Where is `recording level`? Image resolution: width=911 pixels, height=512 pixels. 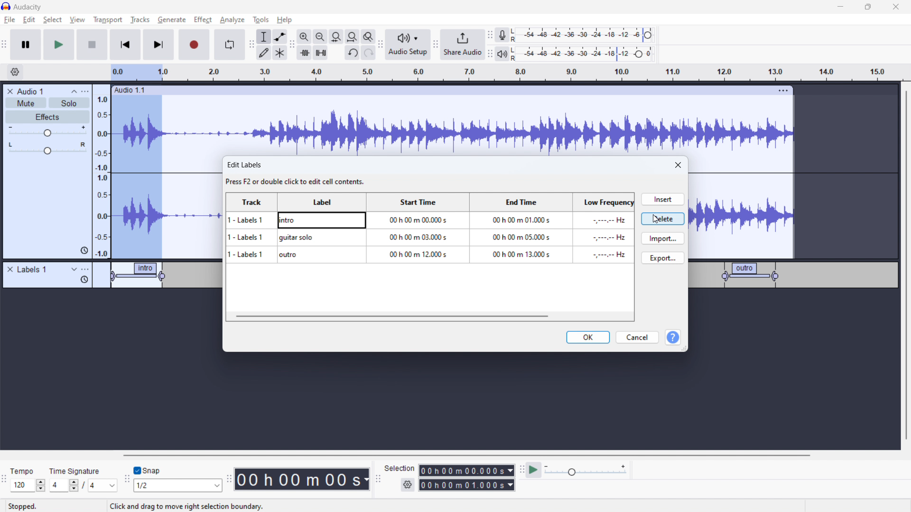
recording level is located at coordinates (588, 35).